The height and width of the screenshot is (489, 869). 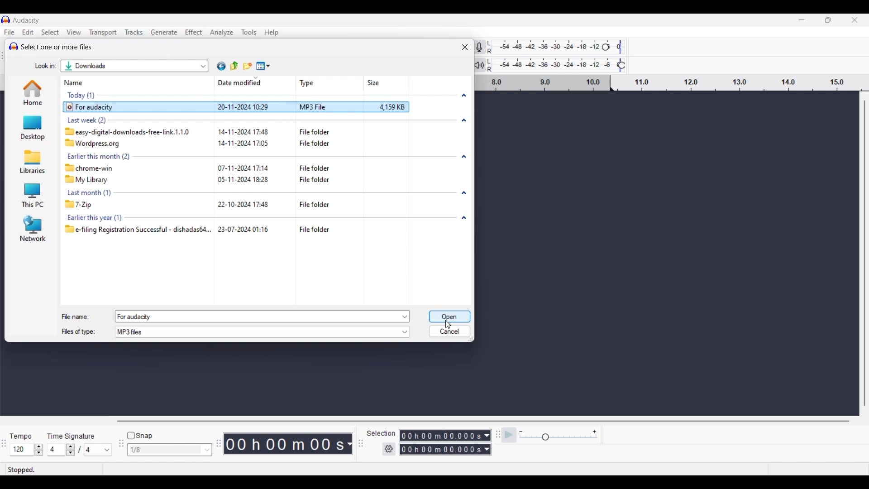 What do you see at coordinates (257, 231) in the screenshot?
I see `1 e-filing Registration Successful - dishadastd... 23-07-2024 01:16 File folder` at bounding box center [257, 231].